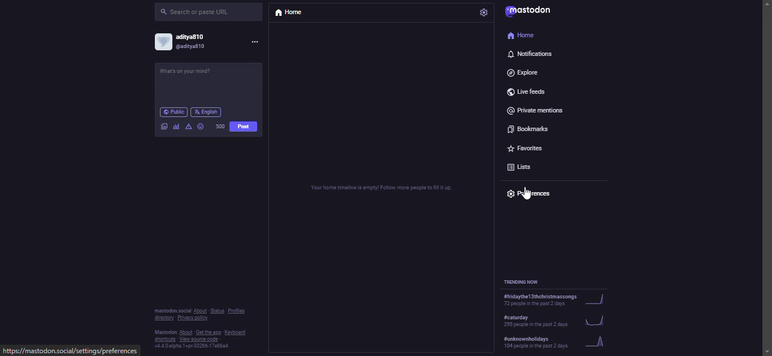  I want to click on search, so click(201, 12).